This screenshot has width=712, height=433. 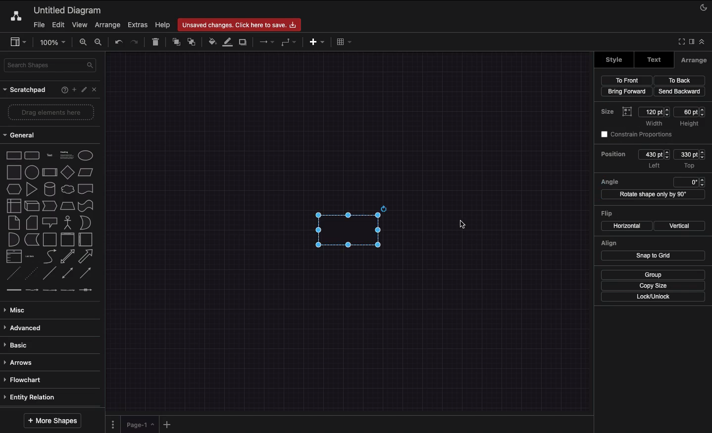 I want to click on Flip, so click(x=608, y=213).